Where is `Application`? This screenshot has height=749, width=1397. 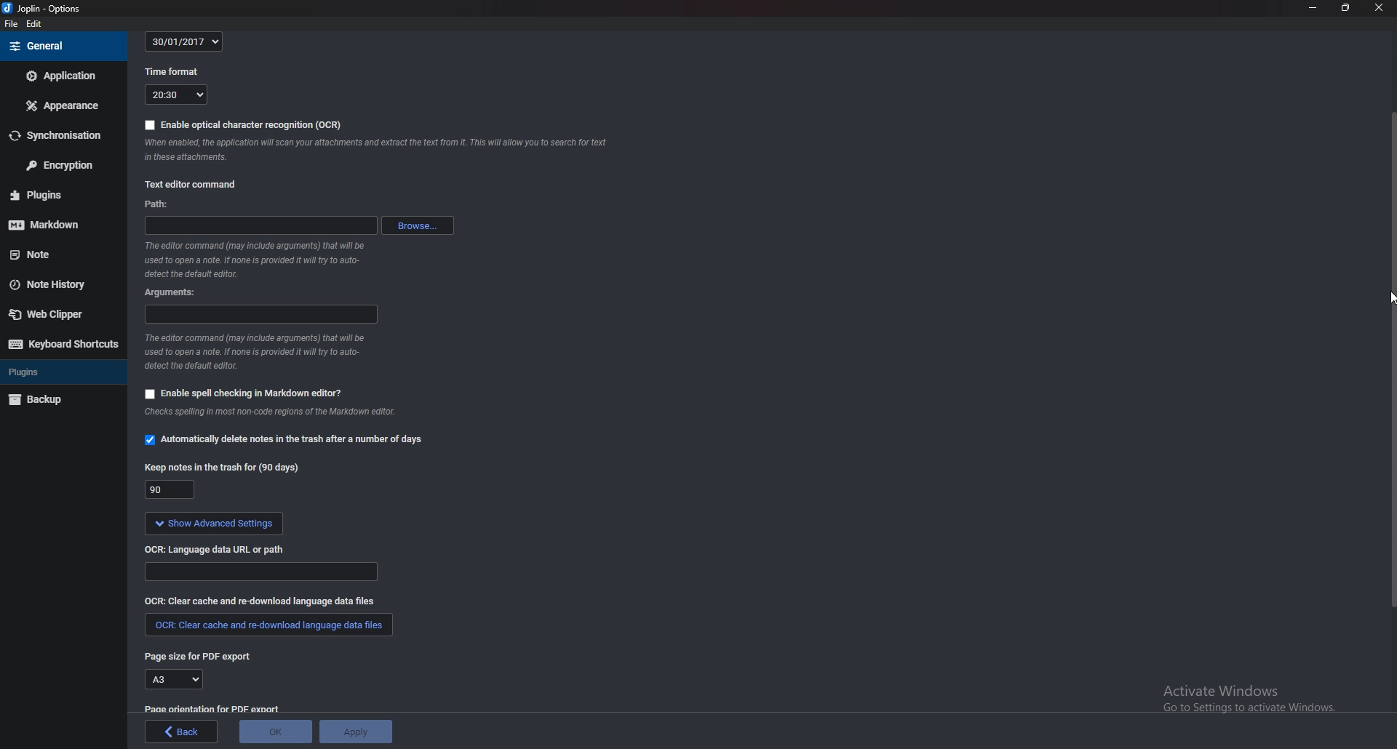
Application is located at coordinates (60, 76).